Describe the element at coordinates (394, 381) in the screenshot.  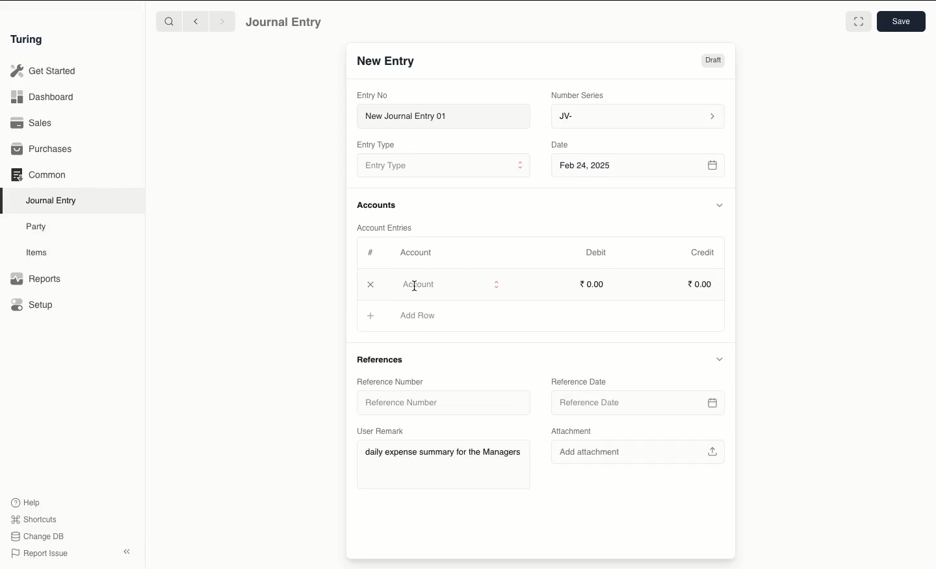
I see `Reference Number` at that location.